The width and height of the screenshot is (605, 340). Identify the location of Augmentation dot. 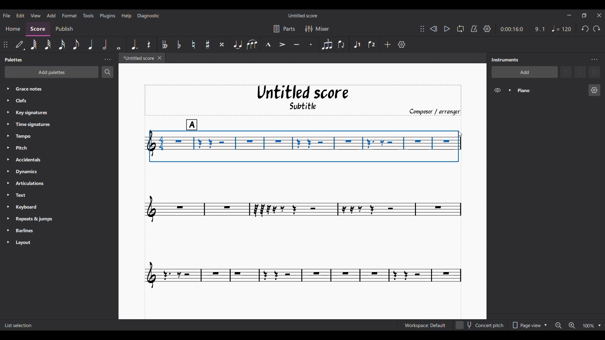
(134, 44).